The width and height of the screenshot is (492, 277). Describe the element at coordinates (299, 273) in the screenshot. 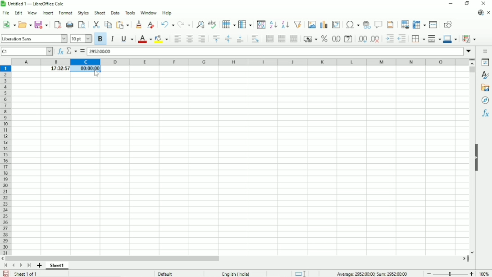

I see `Standard selection` at that location.